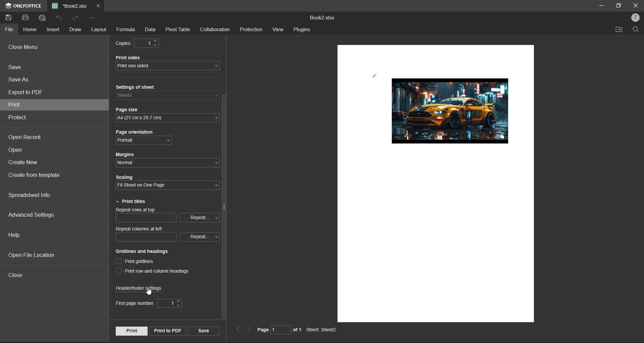 The height and width of the screenshot is (343, 644). Describe the element at coordinates (125, 30) in the screenshot. I see `formula` at that location.